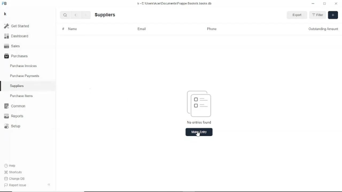  What do you see at coordinates (12, 126) in the screenshot?
I see `Setup` at bounding box center [12, 126].